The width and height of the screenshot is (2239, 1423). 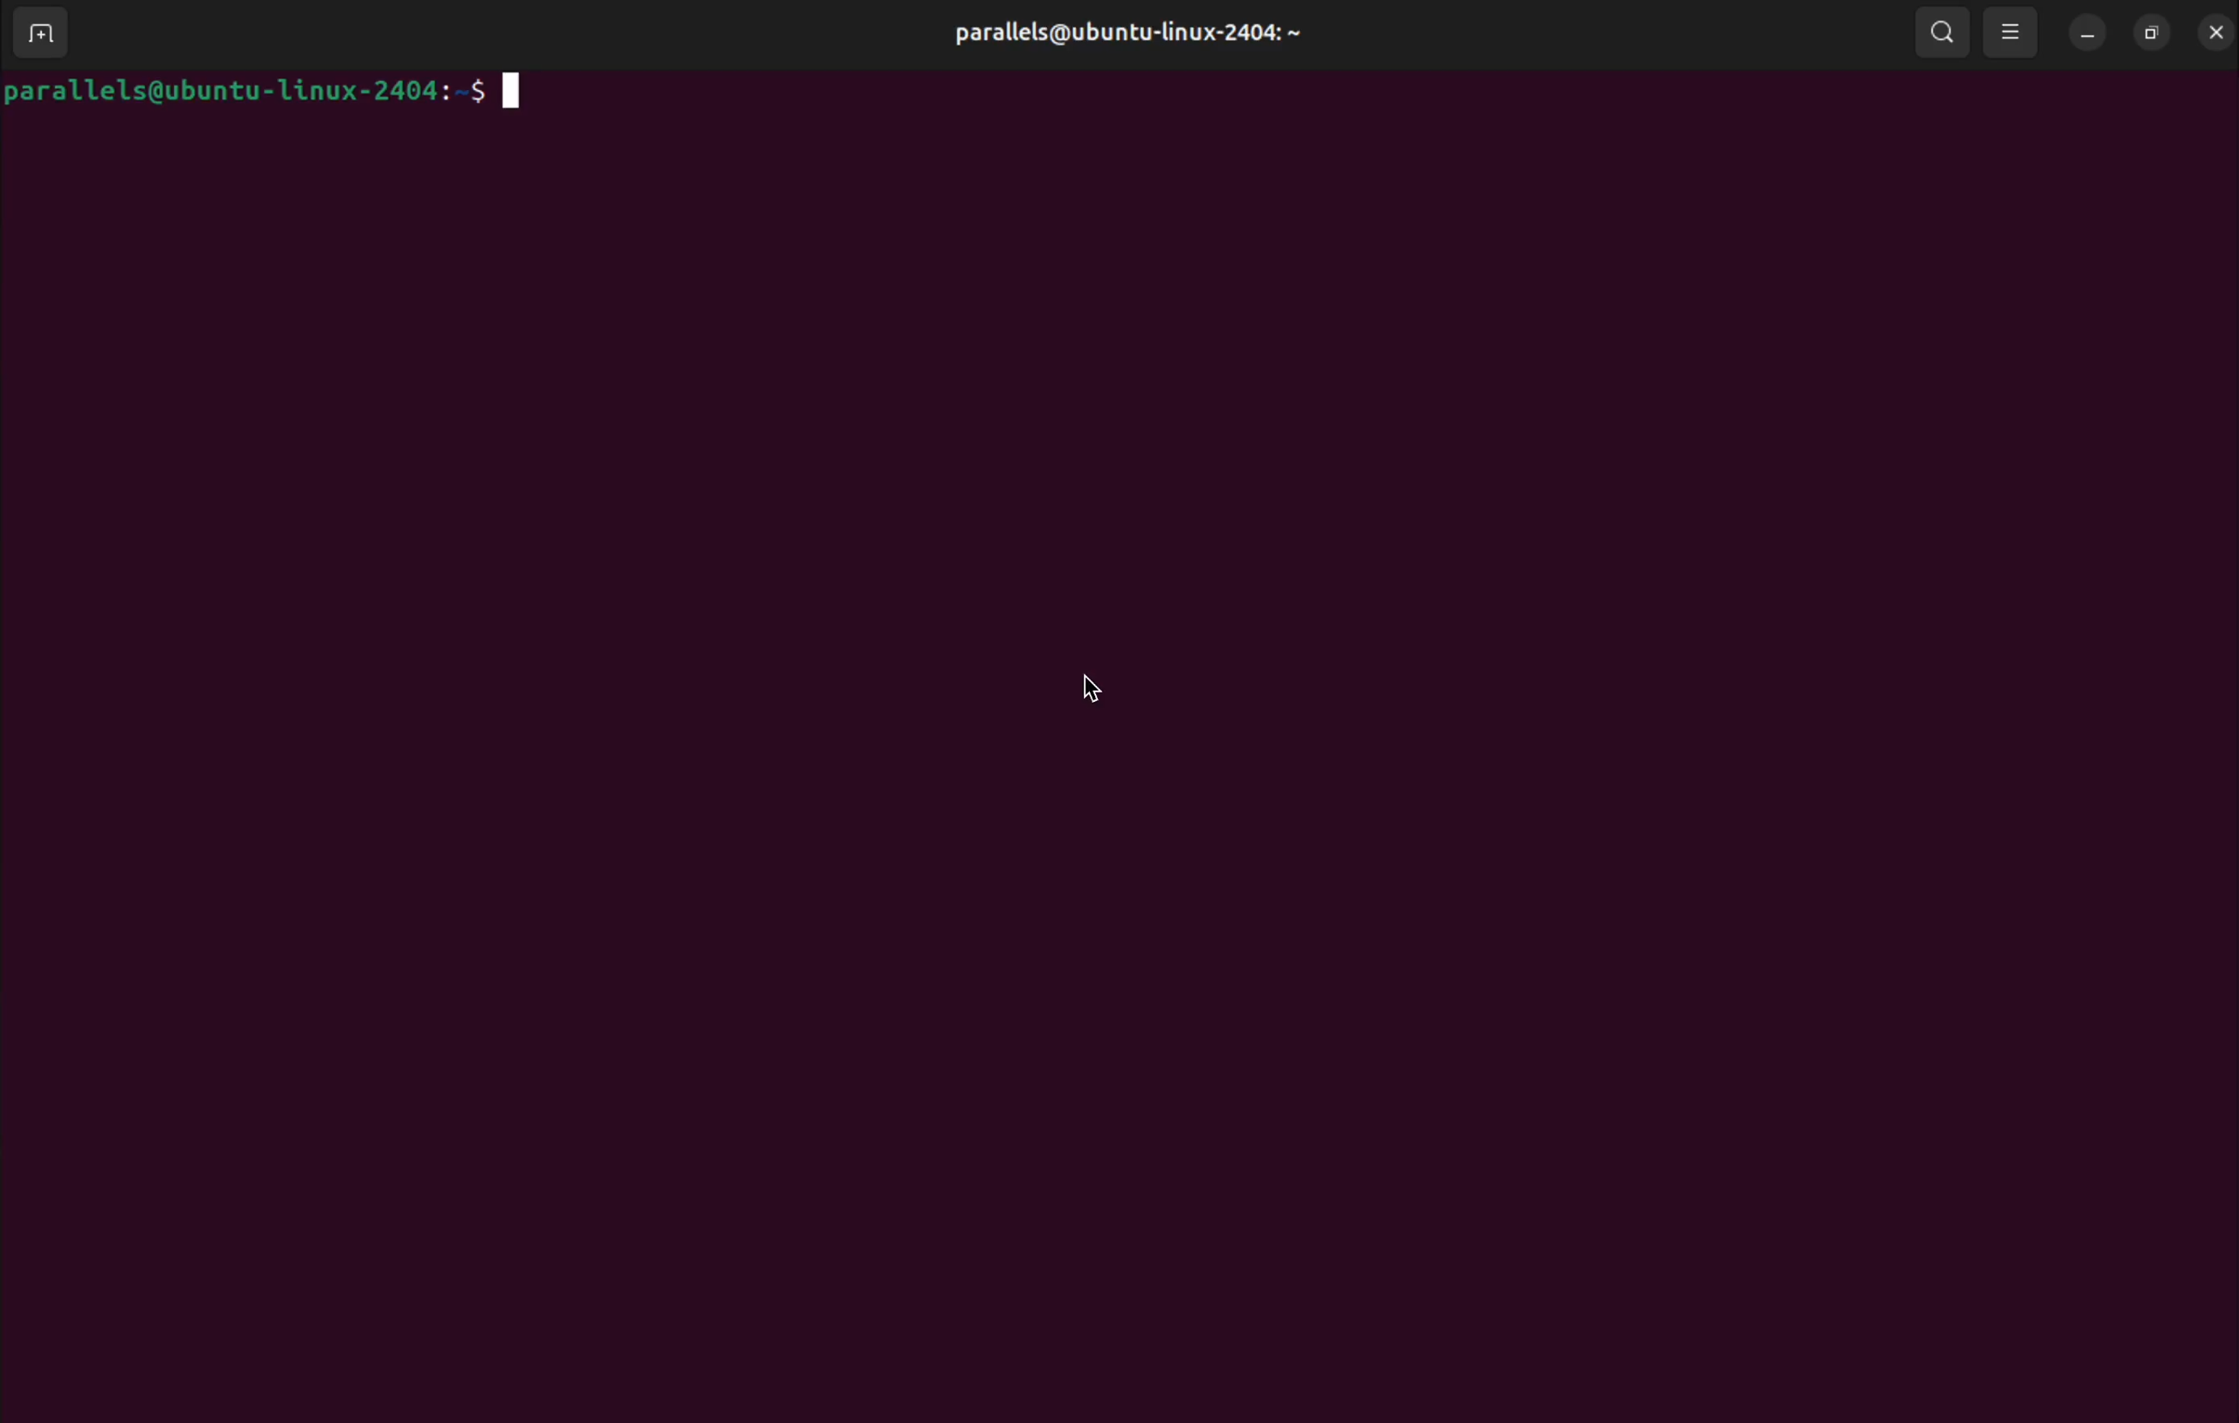 What do you see at coordinates (2014, 31) in the screenshot?
I see `view options` at bounding box center [2014, 31].